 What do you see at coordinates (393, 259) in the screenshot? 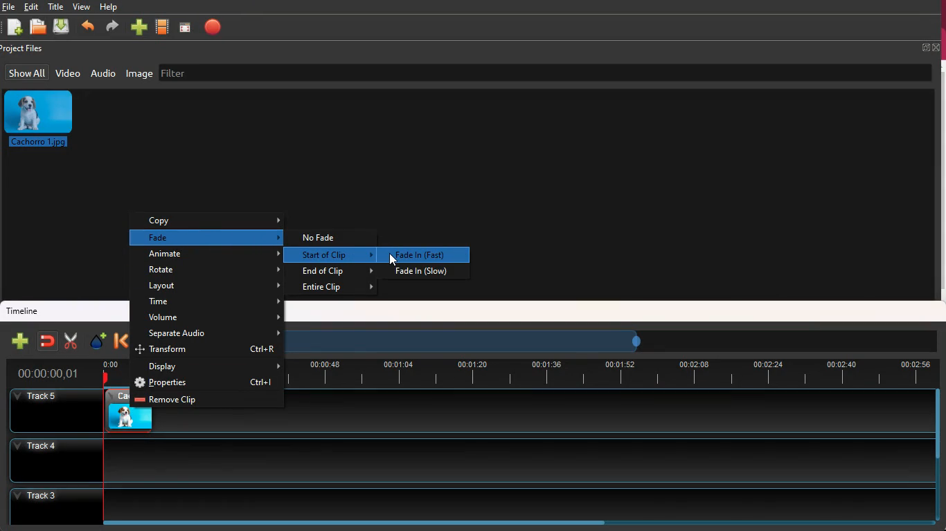
I see `cursor` at bounding box center [393, 259].